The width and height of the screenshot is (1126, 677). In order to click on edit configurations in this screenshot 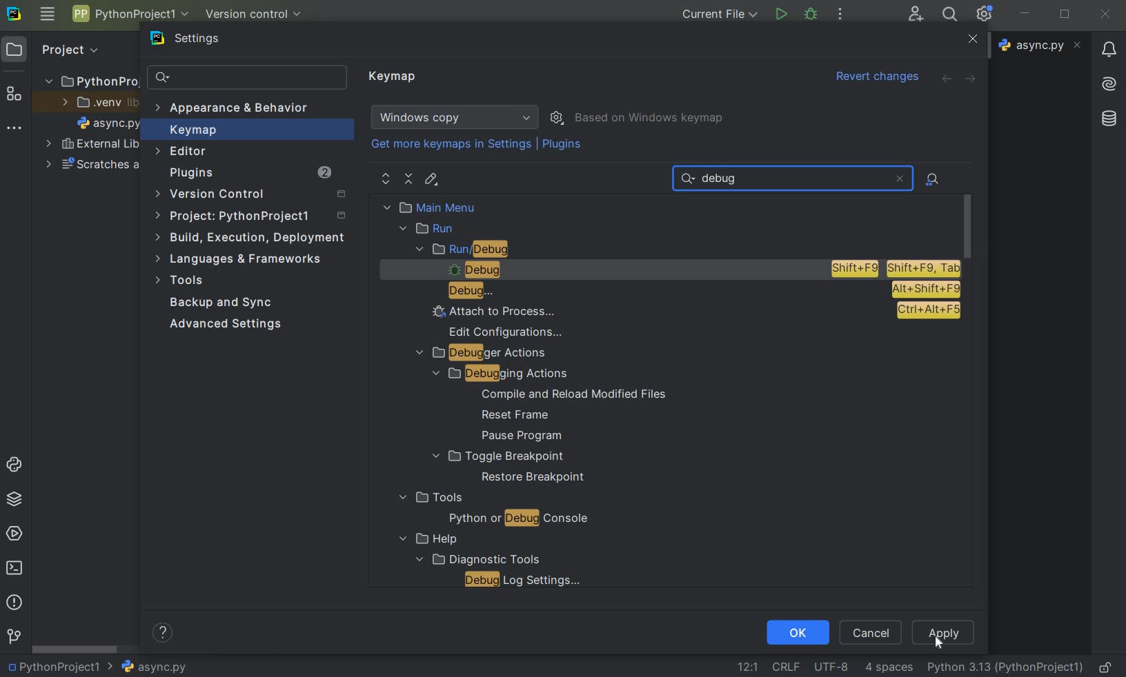, I will do `click(507, 331)`.